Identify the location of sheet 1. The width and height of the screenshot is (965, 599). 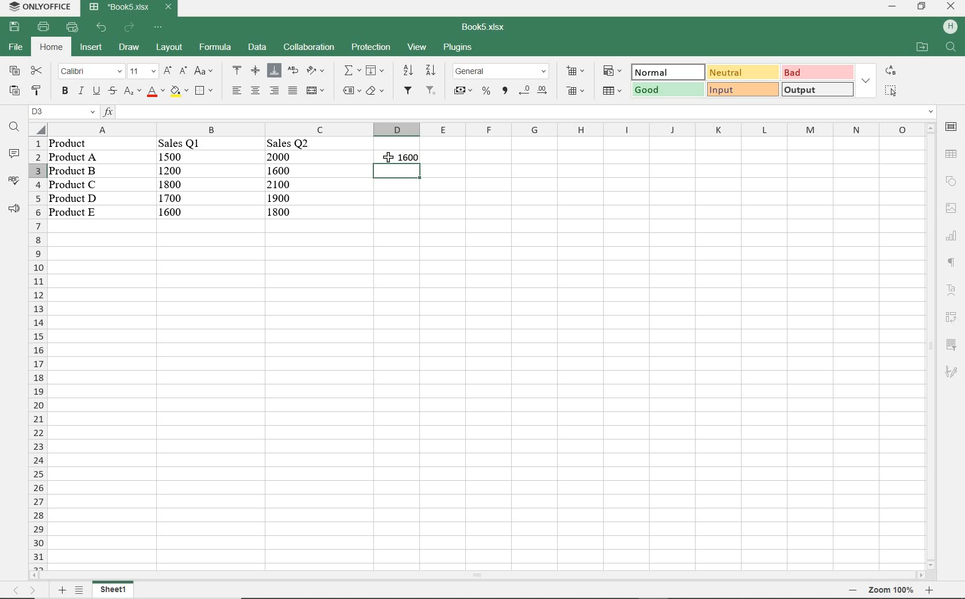
(114, 589).